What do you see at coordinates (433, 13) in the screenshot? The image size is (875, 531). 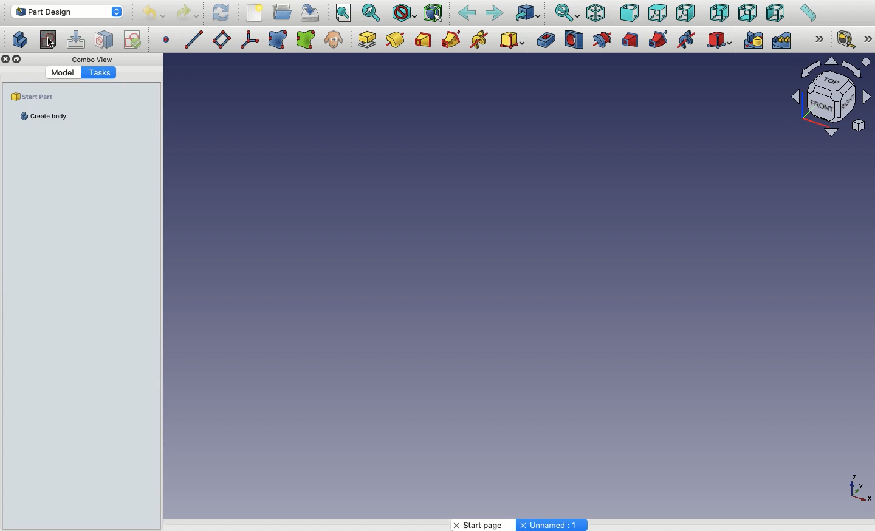 I see `Bounding Box` at bounding box center [433, 13].